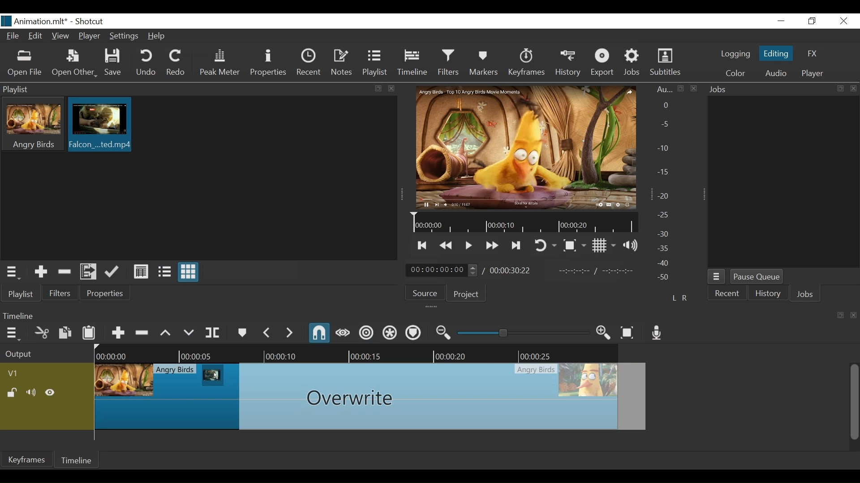 The image size is (860, 483). Describe the element at coordinates (106, 123) in the screenshot. I see `Cursor` at that location.